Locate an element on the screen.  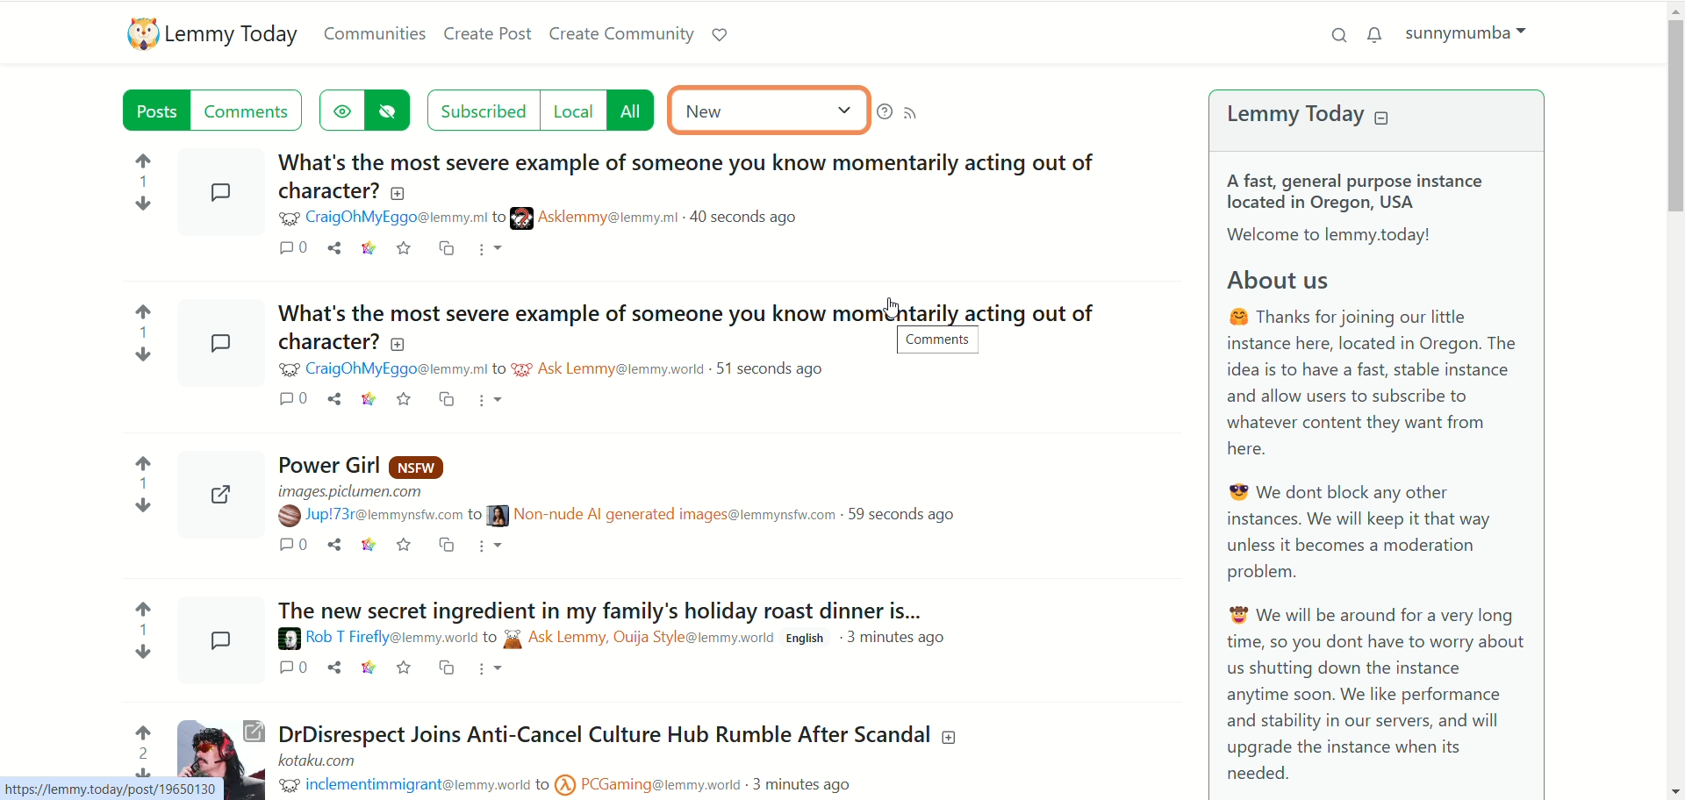
3 minutes ago is located at coordinates (809, 782).